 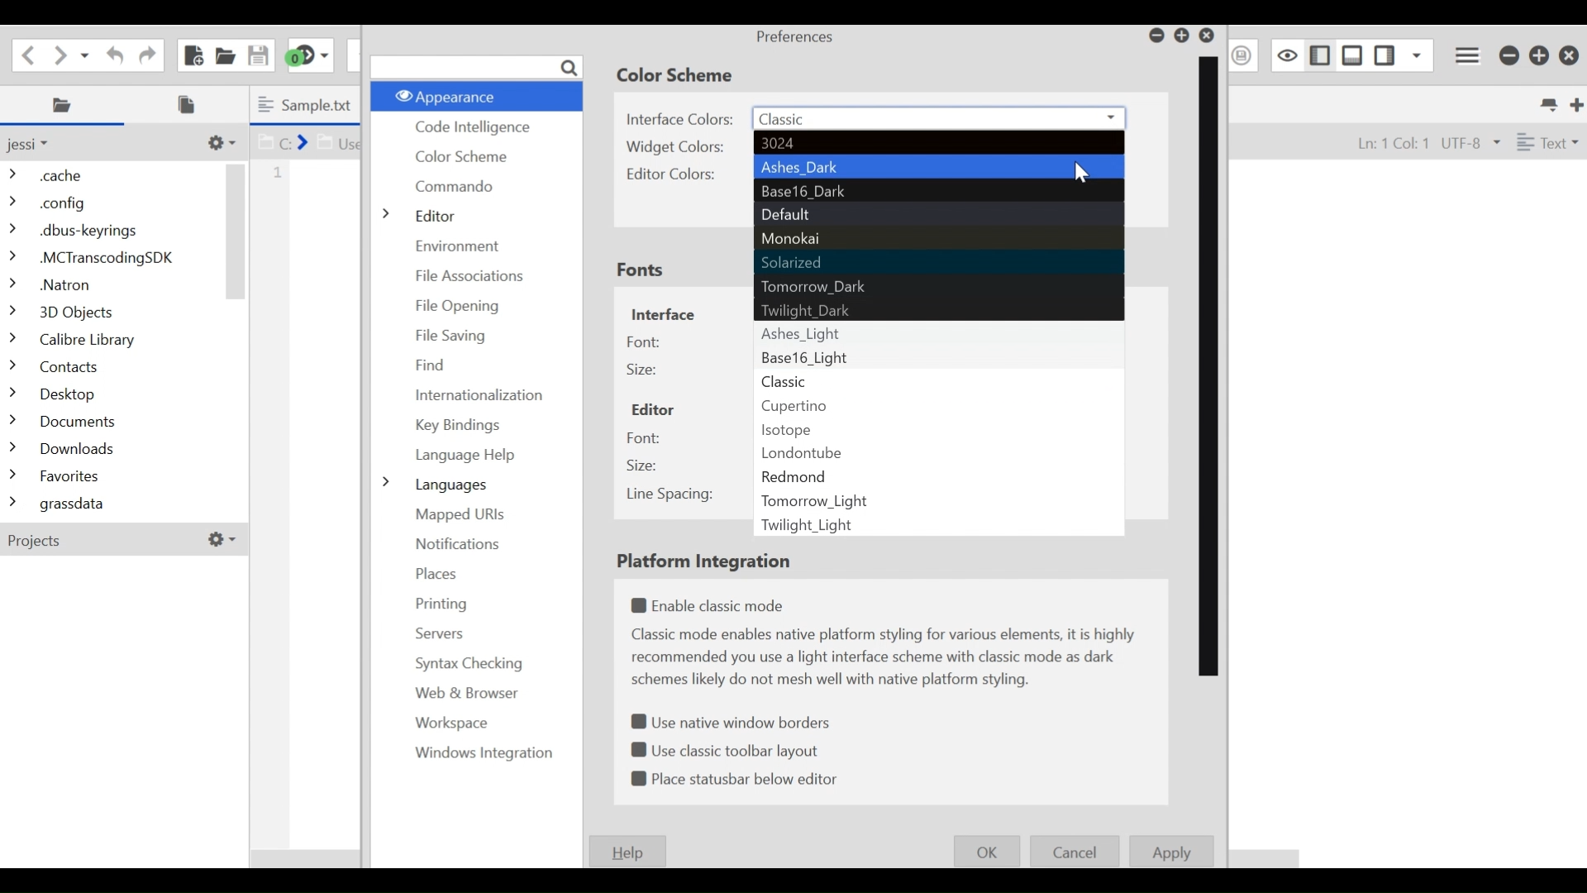 What do you see at coordinates (464, 155) in the screenshot?
I see `Color Scheme` at bounding box center [464, 155].